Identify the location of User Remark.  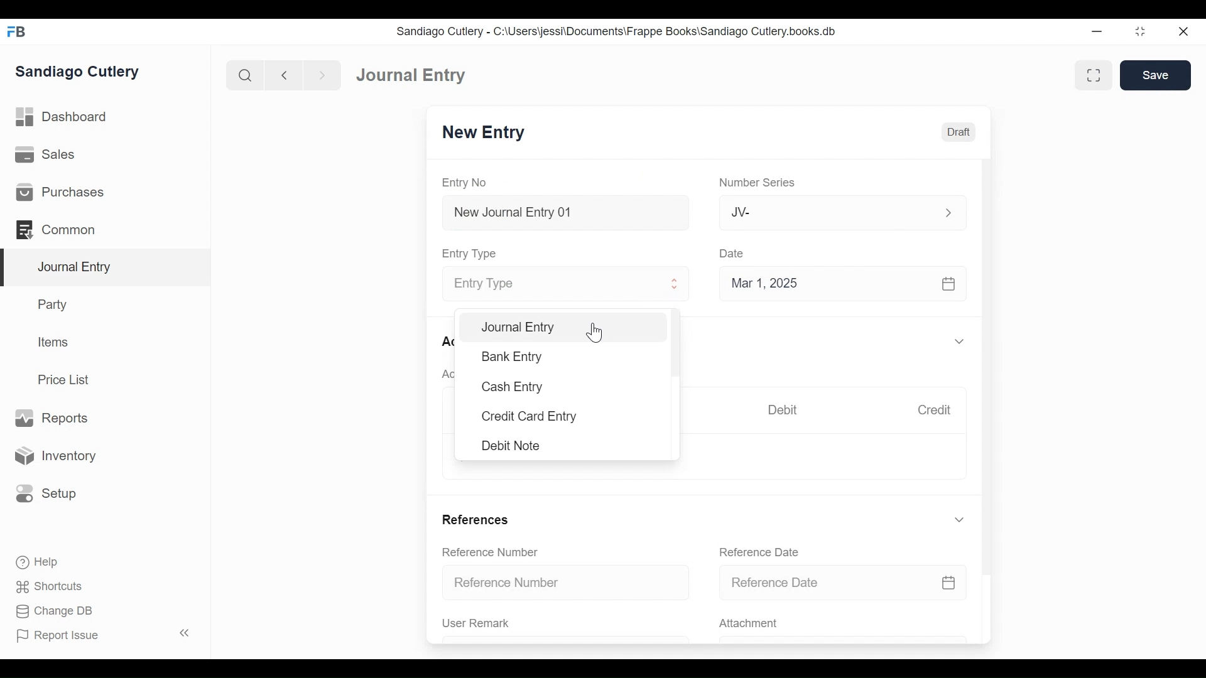
(565, 626).